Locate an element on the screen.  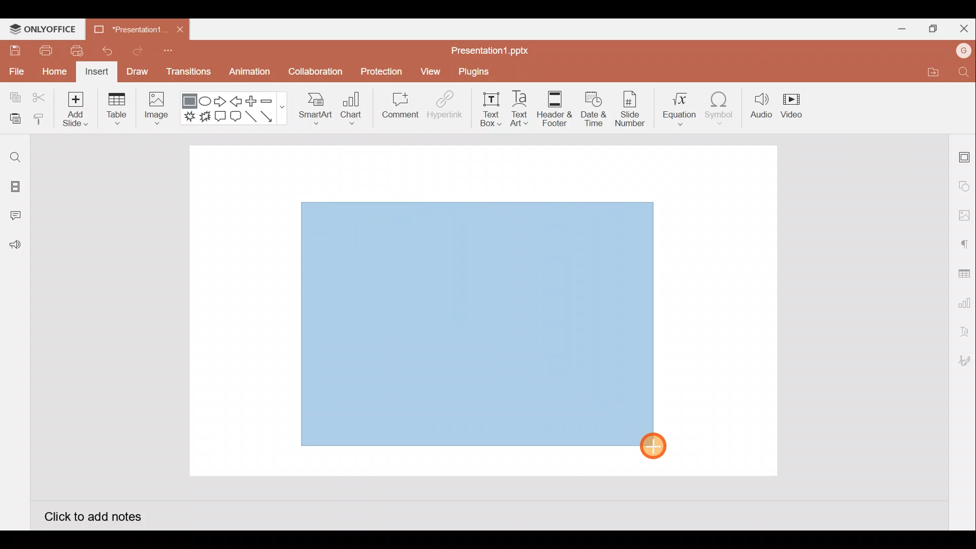
Minimize is located at coordinates (898, 27).